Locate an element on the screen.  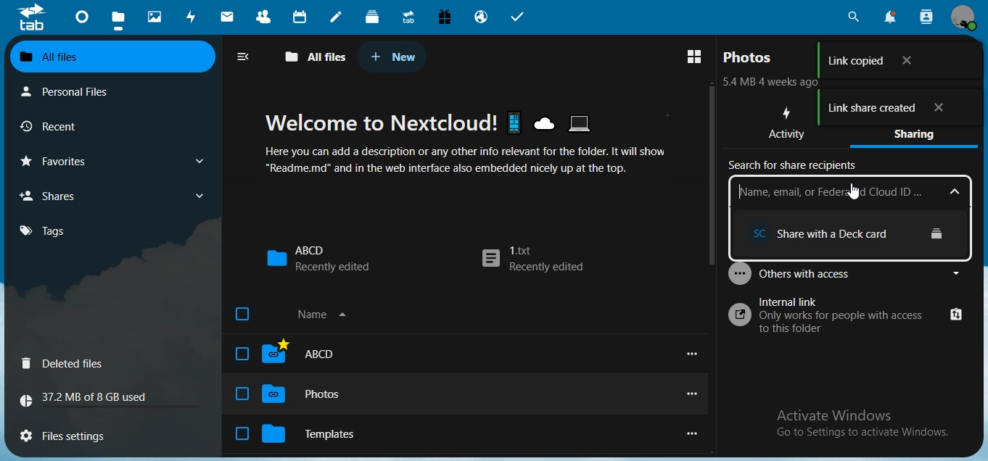
mail is located at coordinates (229, 18).